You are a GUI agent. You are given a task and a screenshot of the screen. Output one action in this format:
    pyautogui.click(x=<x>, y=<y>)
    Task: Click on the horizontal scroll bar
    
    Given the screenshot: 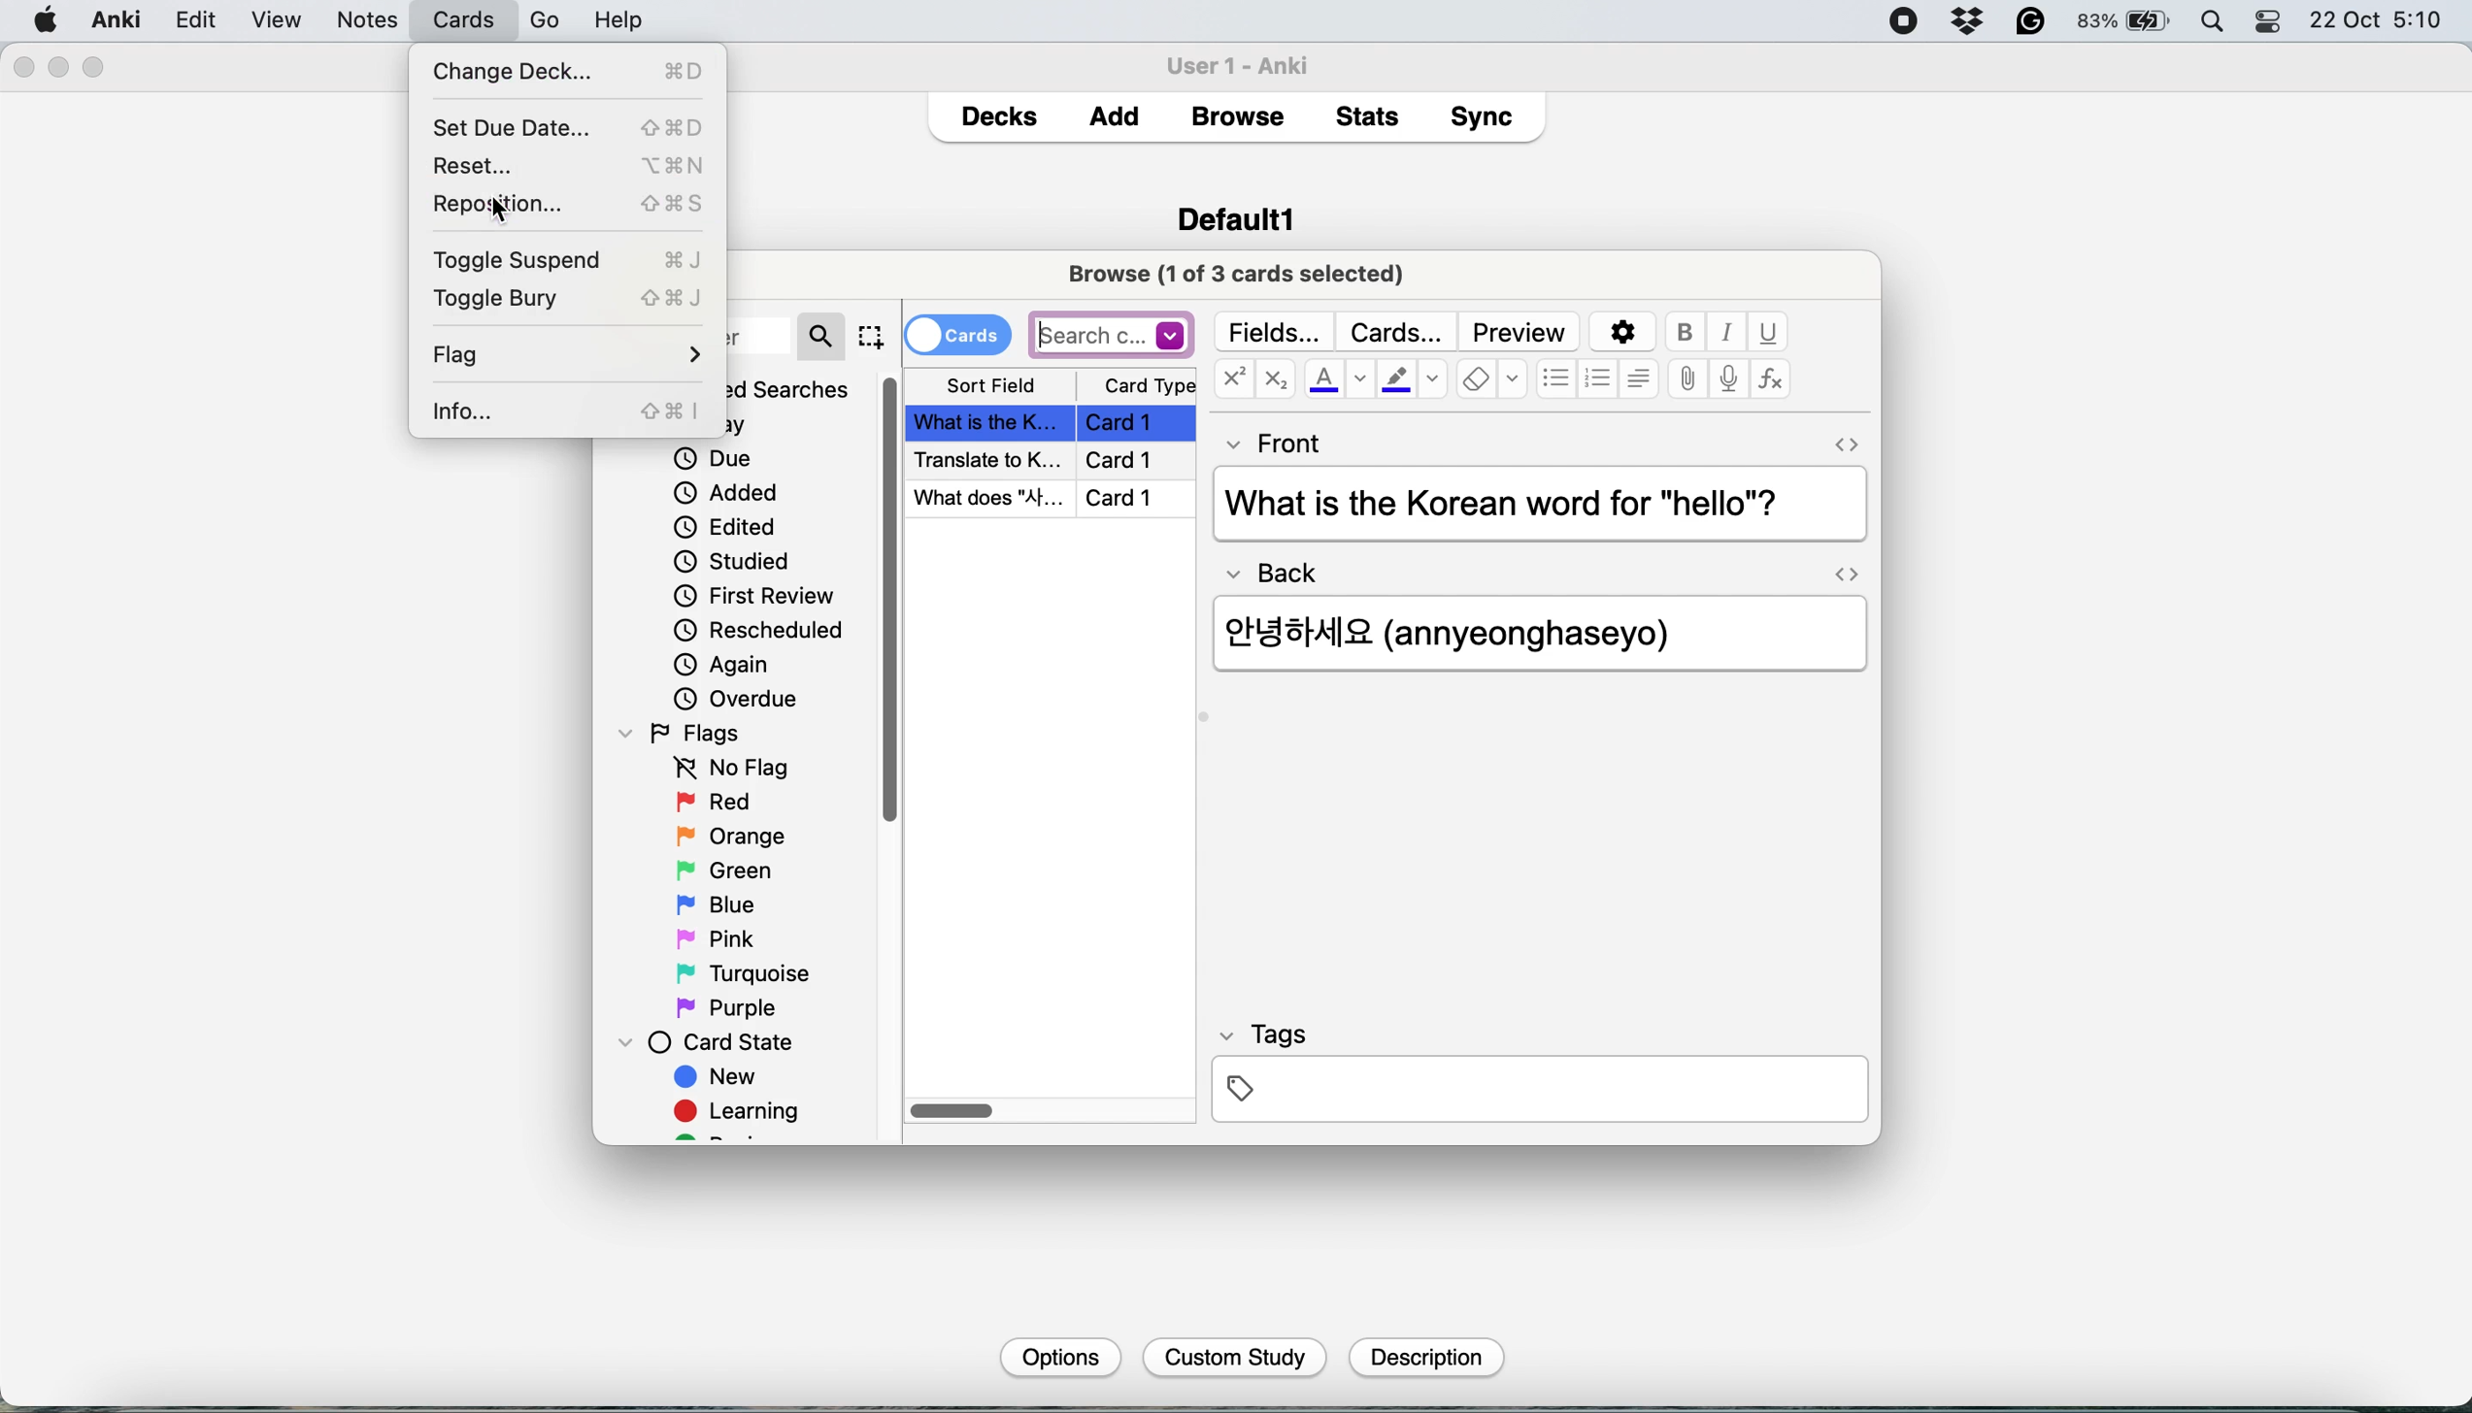 What is the action you would take?
    pyautogui.click(x=953, y=1112)
    